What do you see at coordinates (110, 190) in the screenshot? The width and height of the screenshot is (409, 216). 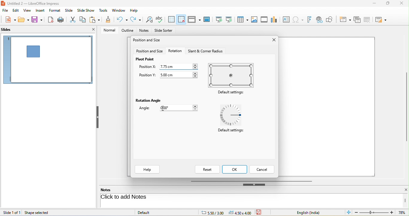 I see `notes` at bounding box center [110, 190].